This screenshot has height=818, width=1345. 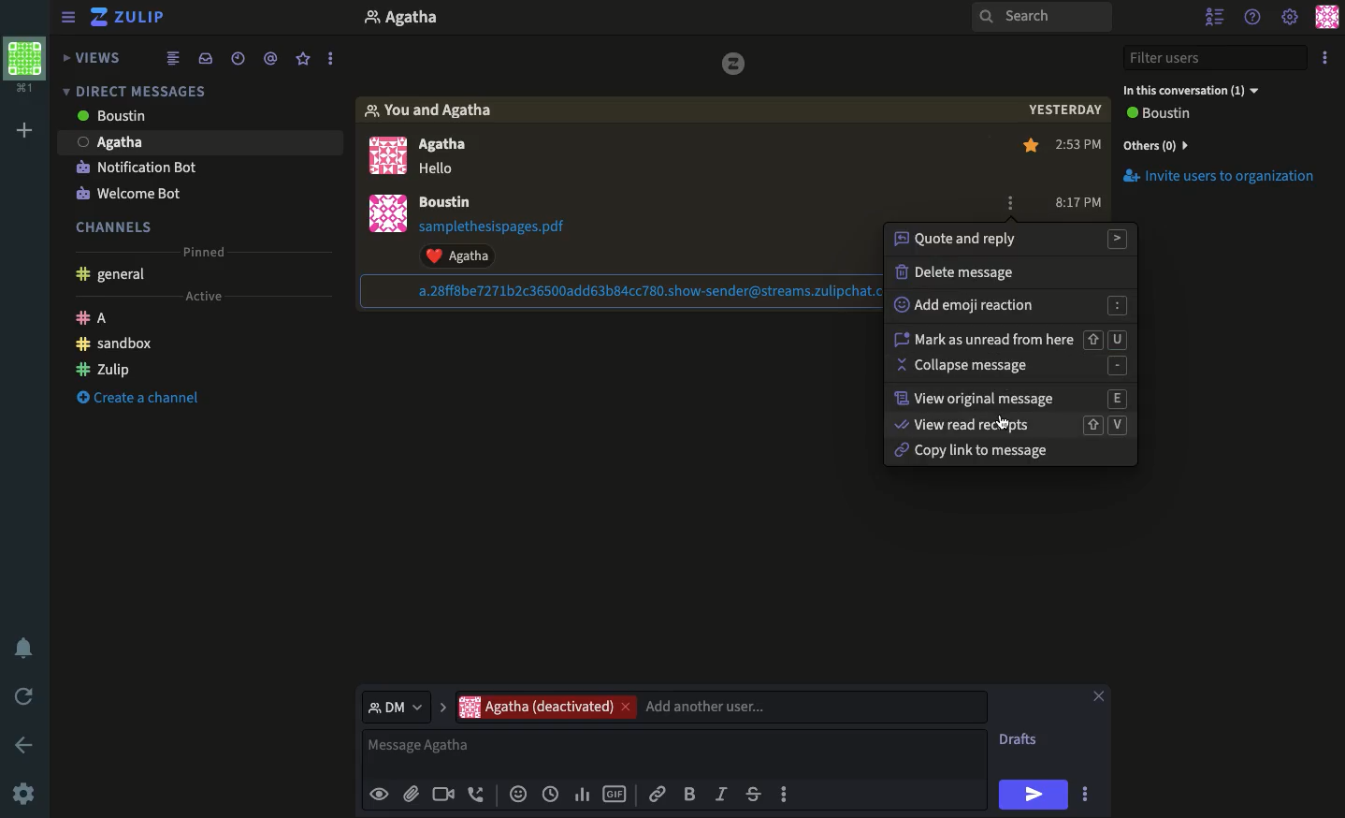 What do you see at coordinates (1329, 16) in the screenshot?
I see `Profile` at bounding box center [1329, 16].